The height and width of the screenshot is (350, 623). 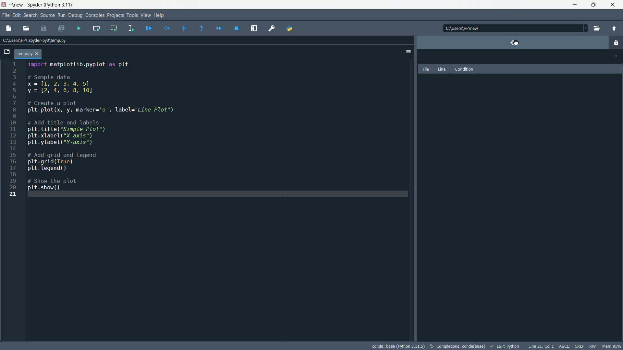 What do you see at coordinates (76, 15) in the screenshot?
I see `debug menu` at bounding box center [76, 15].